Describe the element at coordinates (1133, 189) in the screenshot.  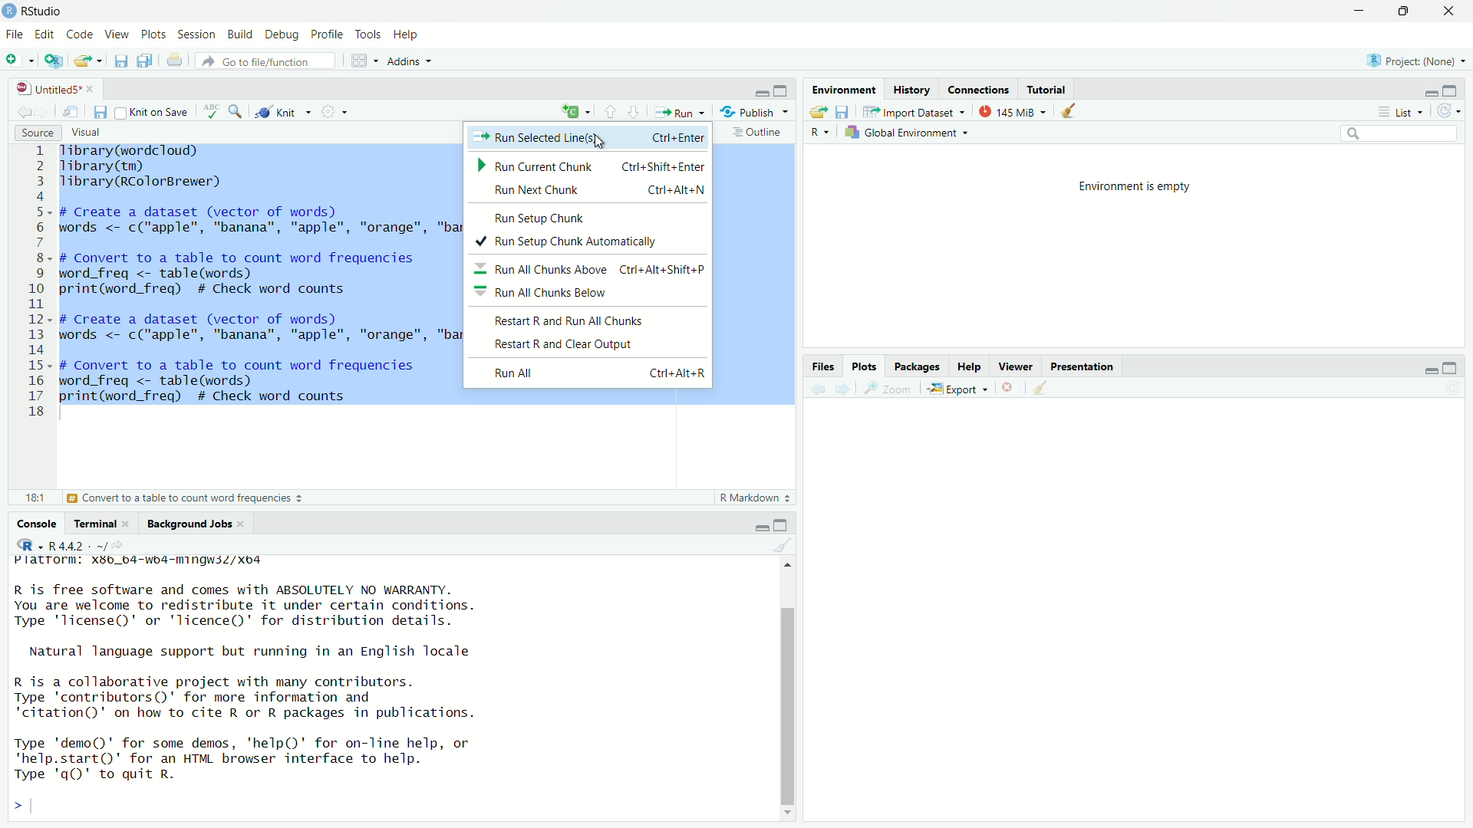
I see `Environment is empty` at that location.